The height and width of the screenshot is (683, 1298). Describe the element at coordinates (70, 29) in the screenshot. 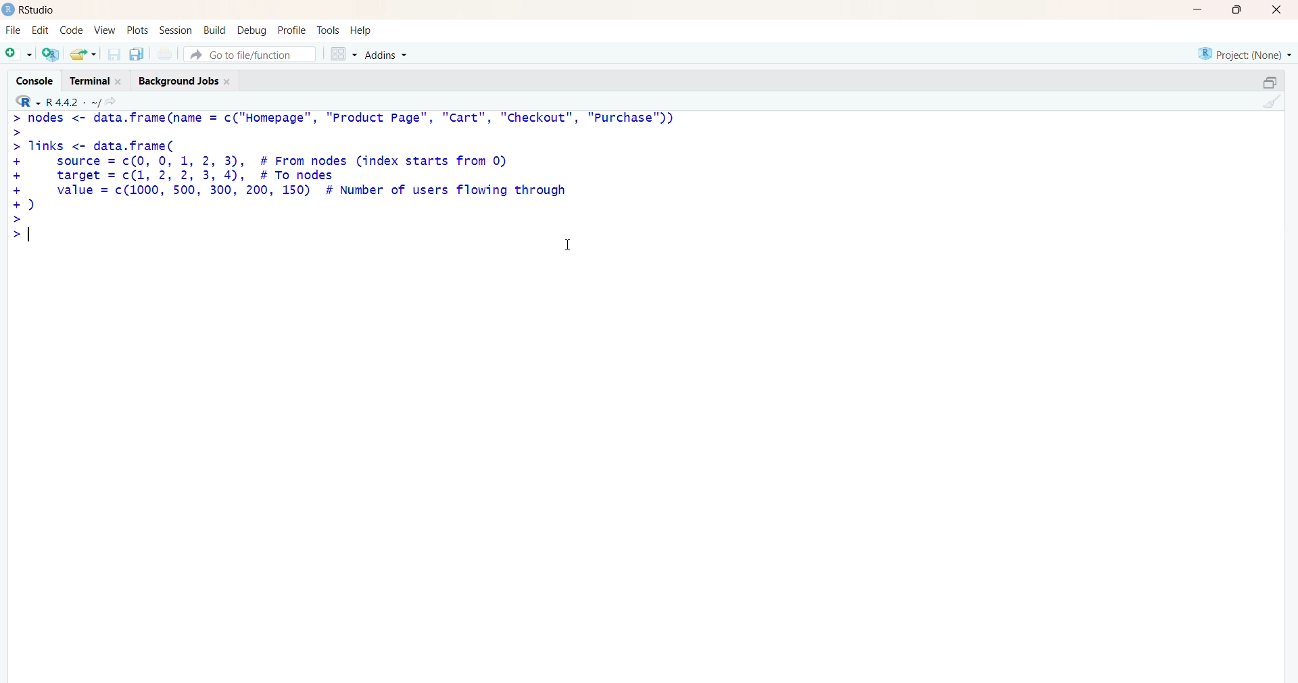

I see `` at that location.